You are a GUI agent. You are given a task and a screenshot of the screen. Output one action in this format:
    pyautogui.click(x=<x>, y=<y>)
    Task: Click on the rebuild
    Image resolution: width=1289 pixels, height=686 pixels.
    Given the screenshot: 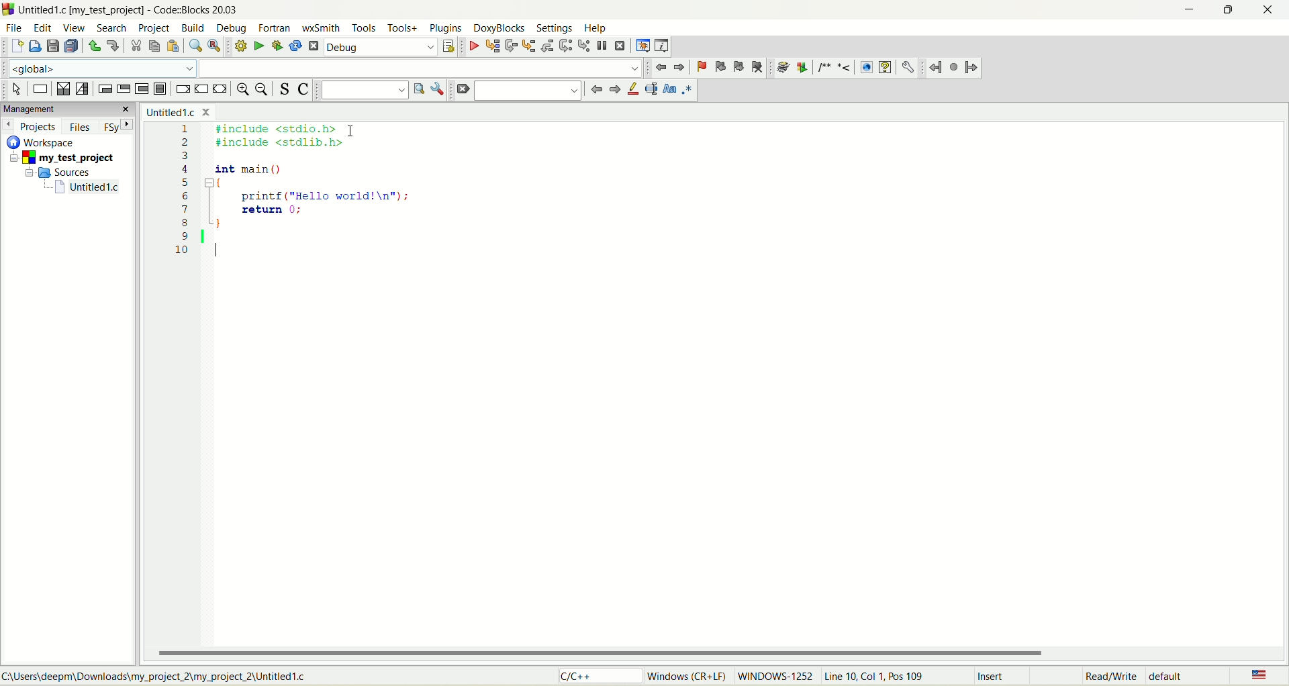 What is the action you would take?
    pyautogui.click(x=296, y=45)
    